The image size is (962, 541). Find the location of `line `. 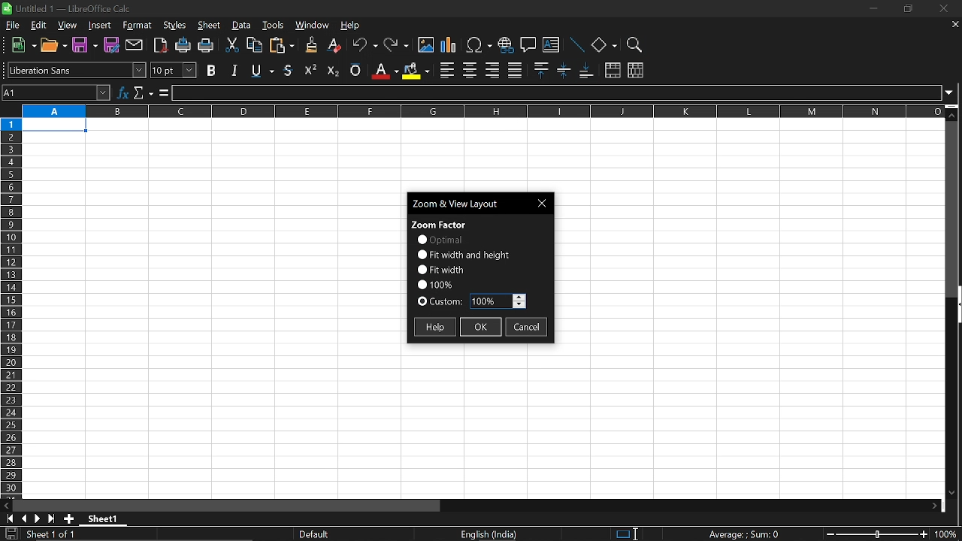

line  is located at coordinates (576, 46).